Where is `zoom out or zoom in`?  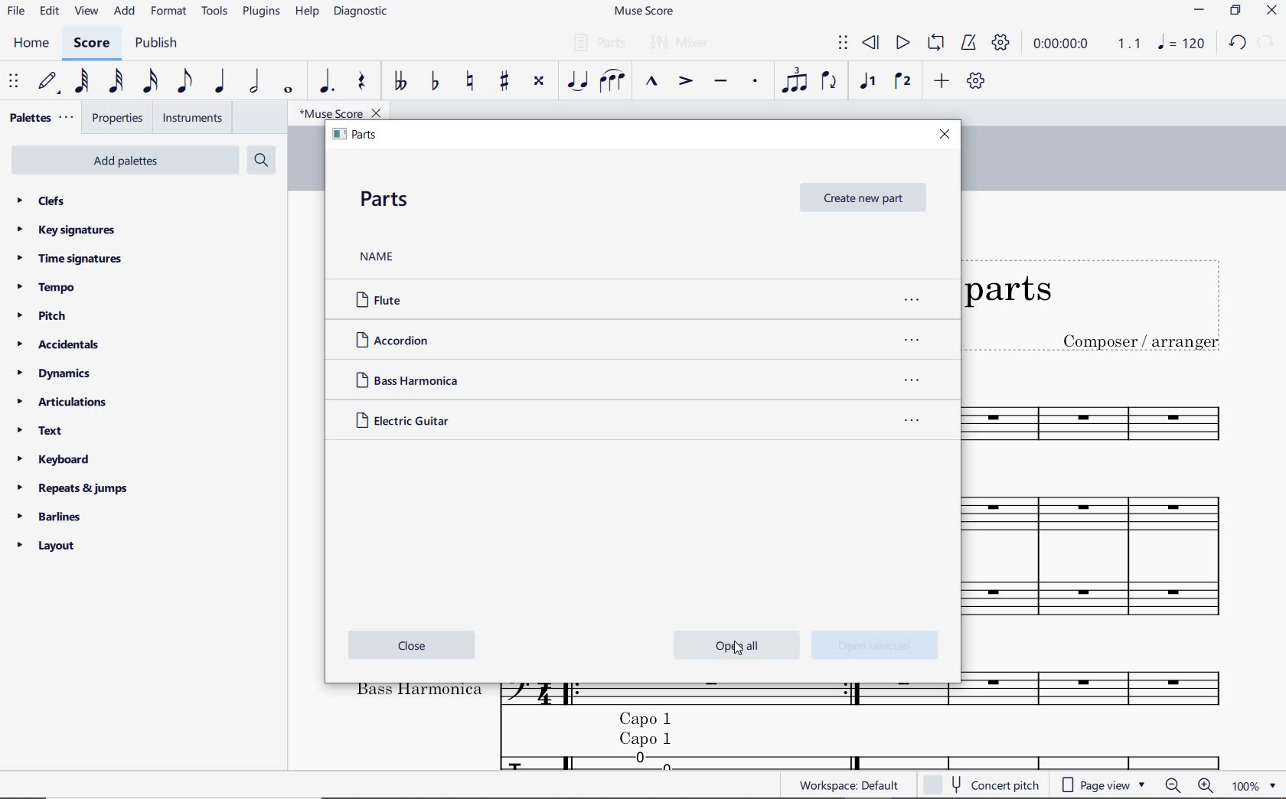
zoom out or zoom in is located at coordinates (1190, 786).